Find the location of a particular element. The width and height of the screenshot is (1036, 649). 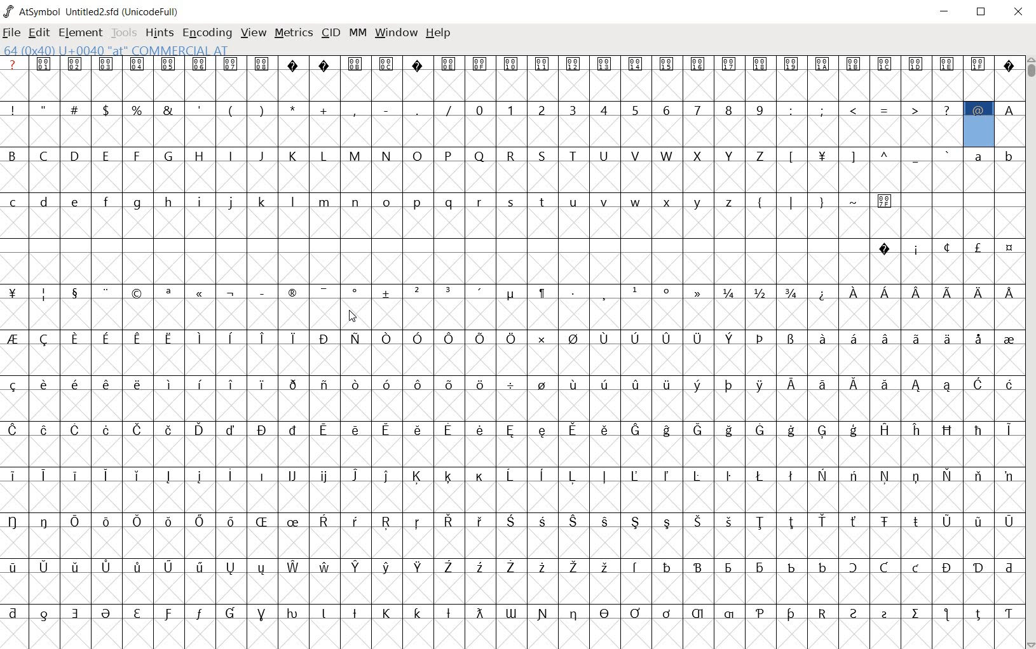

0 - 9 is located at coordinates (617, 109).